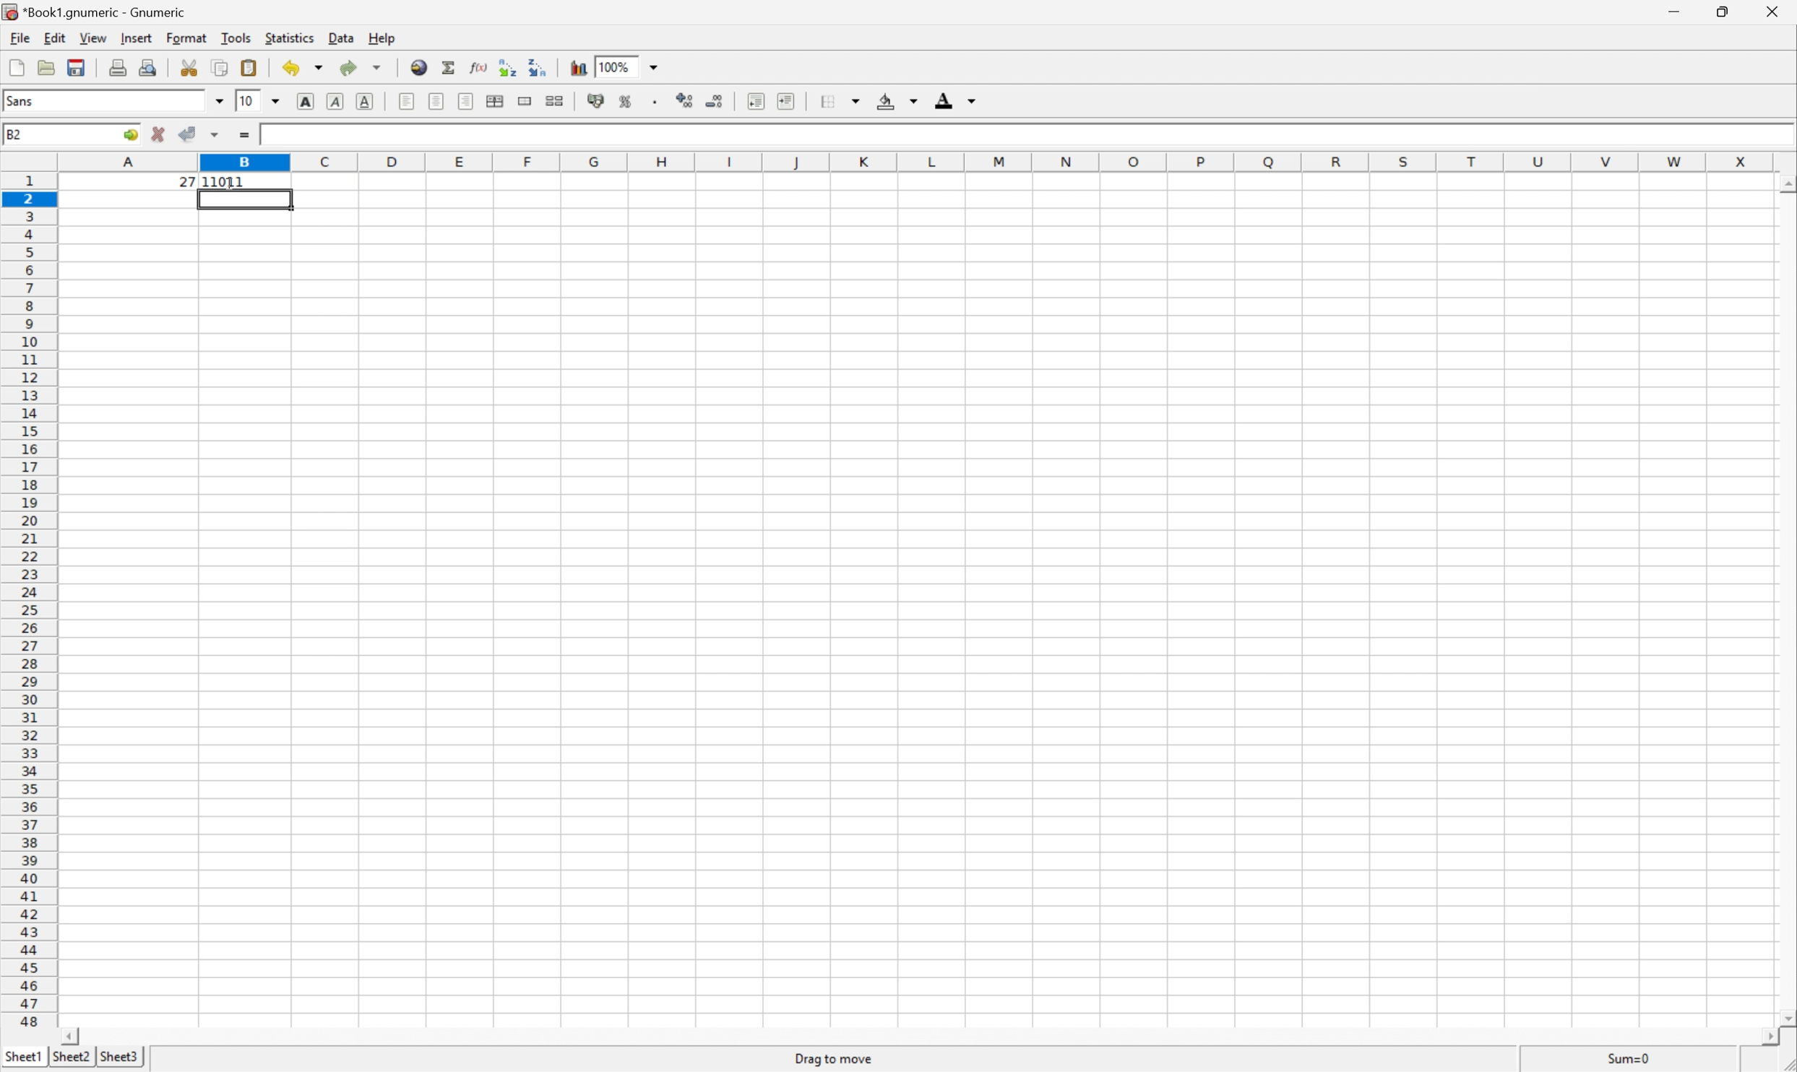 The height and width of the screenshot is (1072, 1797). I want to click on Sheet1, so click(24, 1057).